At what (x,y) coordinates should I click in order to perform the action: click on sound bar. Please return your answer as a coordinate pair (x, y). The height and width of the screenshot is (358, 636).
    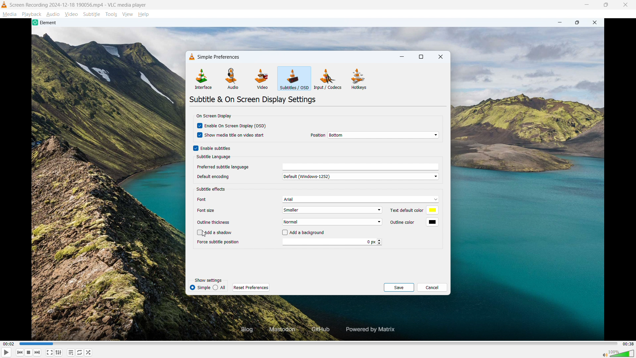
    Looking at the image, I should click on (618, 353).